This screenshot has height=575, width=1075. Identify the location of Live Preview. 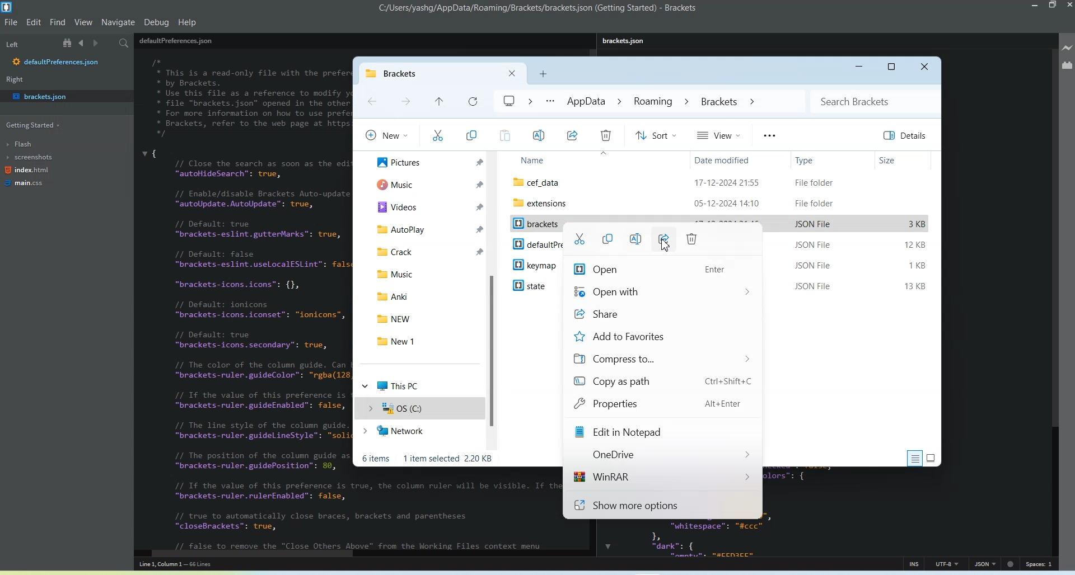
(1067, 48).